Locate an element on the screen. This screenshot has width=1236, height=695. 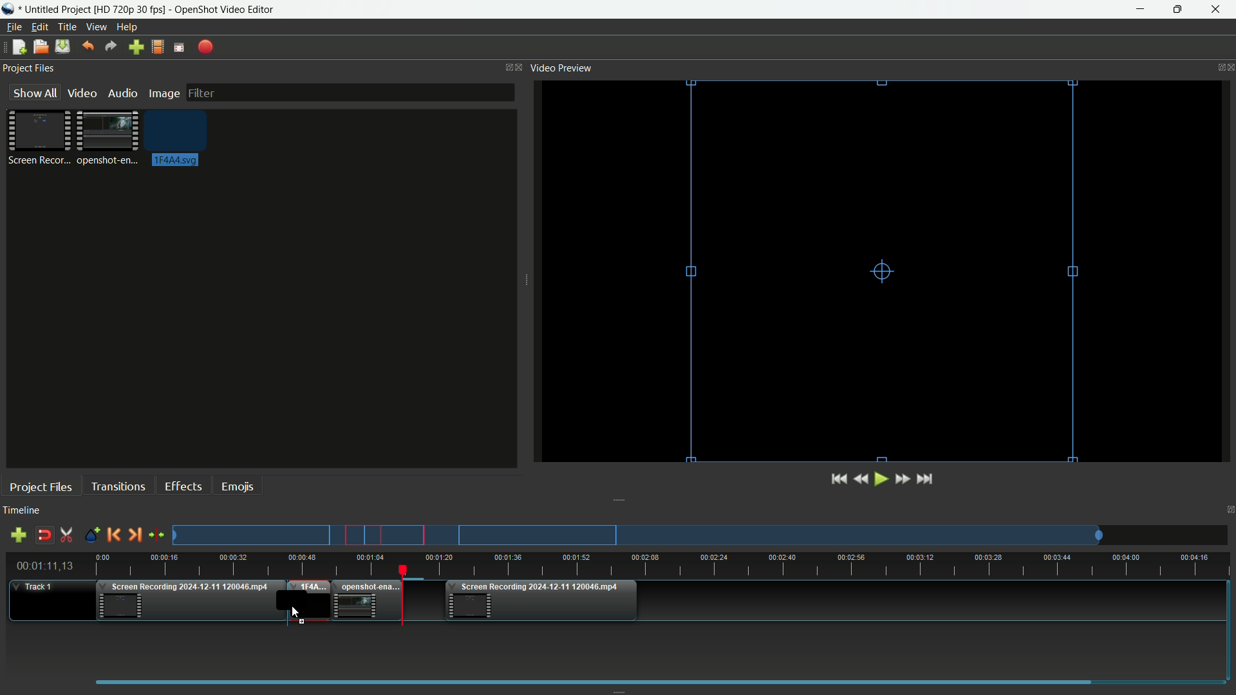
Enable razor is located at coordinates (67, 535).